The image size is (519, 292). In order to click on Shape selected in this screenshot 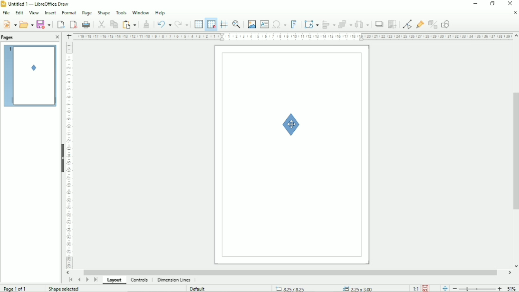, I will do `click(62, 288)`.